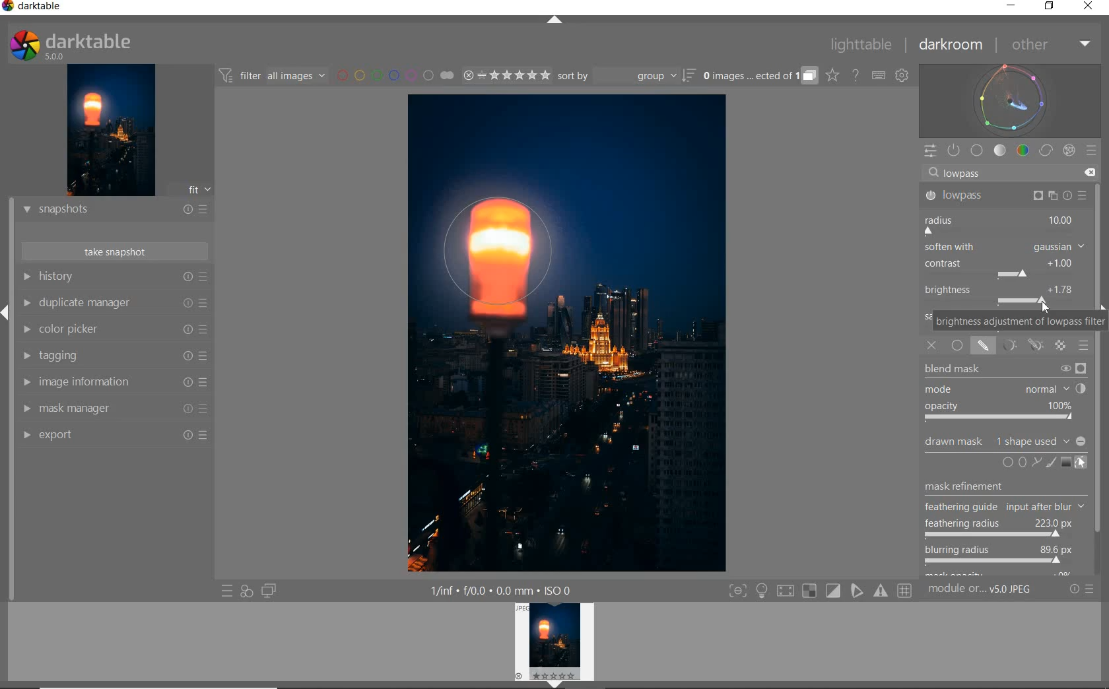  Describe the element at coordinates (1021, 346) in the screenshot. I see `MASK OPTIONS` at that location.